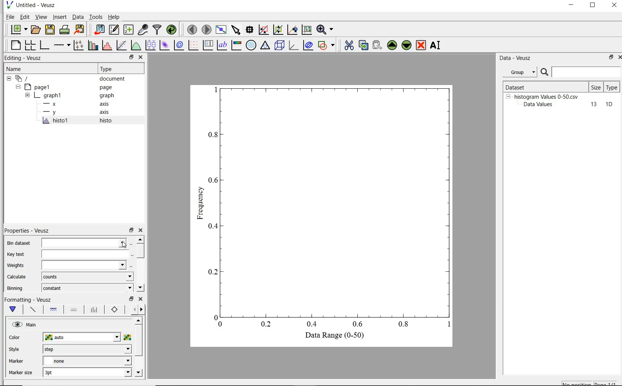  Describe the element at coordinates (327, 46) in the screenshot. I see `add shape` at that location.